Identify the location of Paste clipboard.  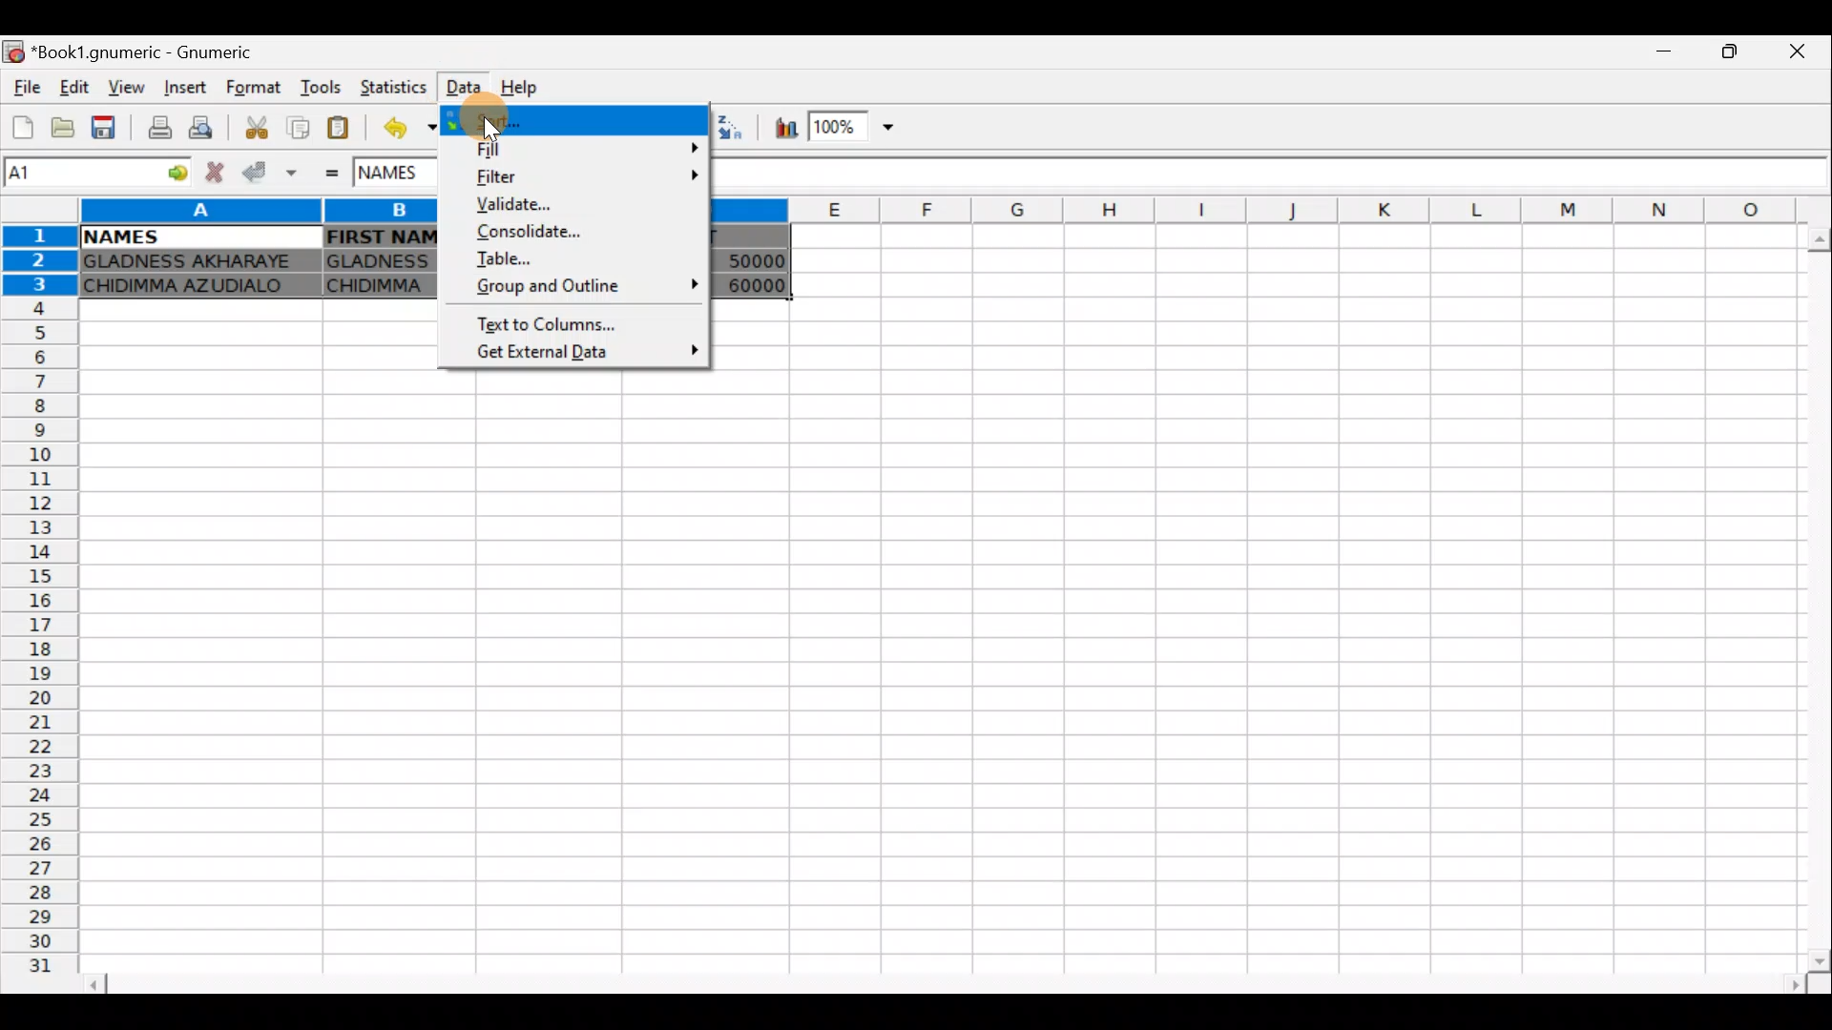
(338, 130).